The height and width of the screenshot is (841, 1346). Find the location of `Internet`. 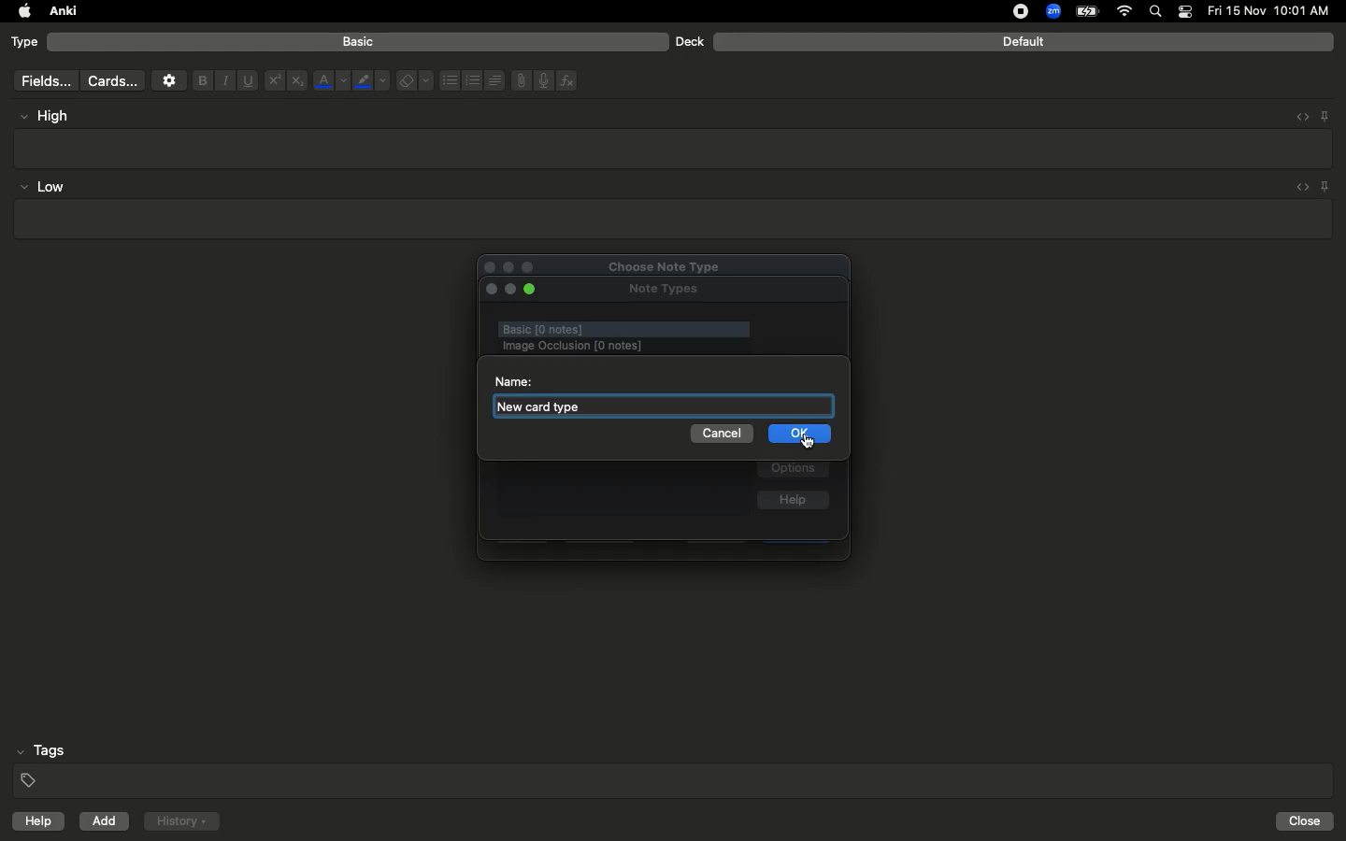

Internet is located at coordinates (1126, 12).